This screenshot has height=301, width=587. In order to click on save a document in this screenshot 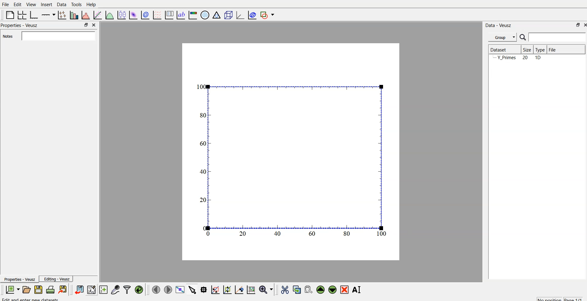, I will do `click(38, 290)`.